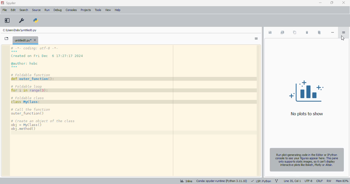  What do you see at coordinates (332, 3) in the screenshot?
I see `maximize` at bounding box center [332, 3].